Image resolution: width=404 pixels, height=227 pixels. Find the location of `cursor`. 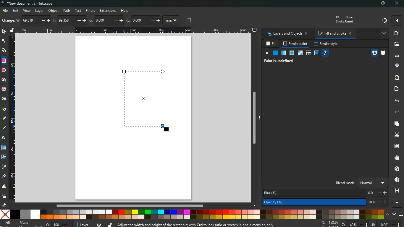

cursor is located at coordinates (162, 126).